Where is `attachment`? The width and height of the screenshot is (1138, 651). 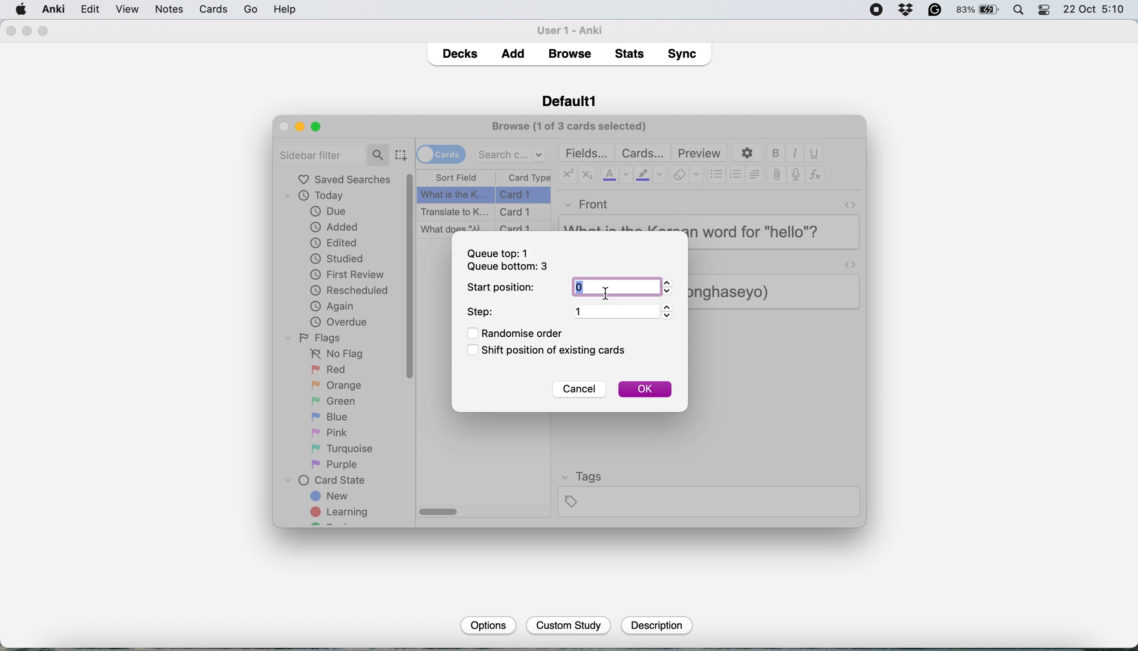 attachment is located at coordinates (777, 175).